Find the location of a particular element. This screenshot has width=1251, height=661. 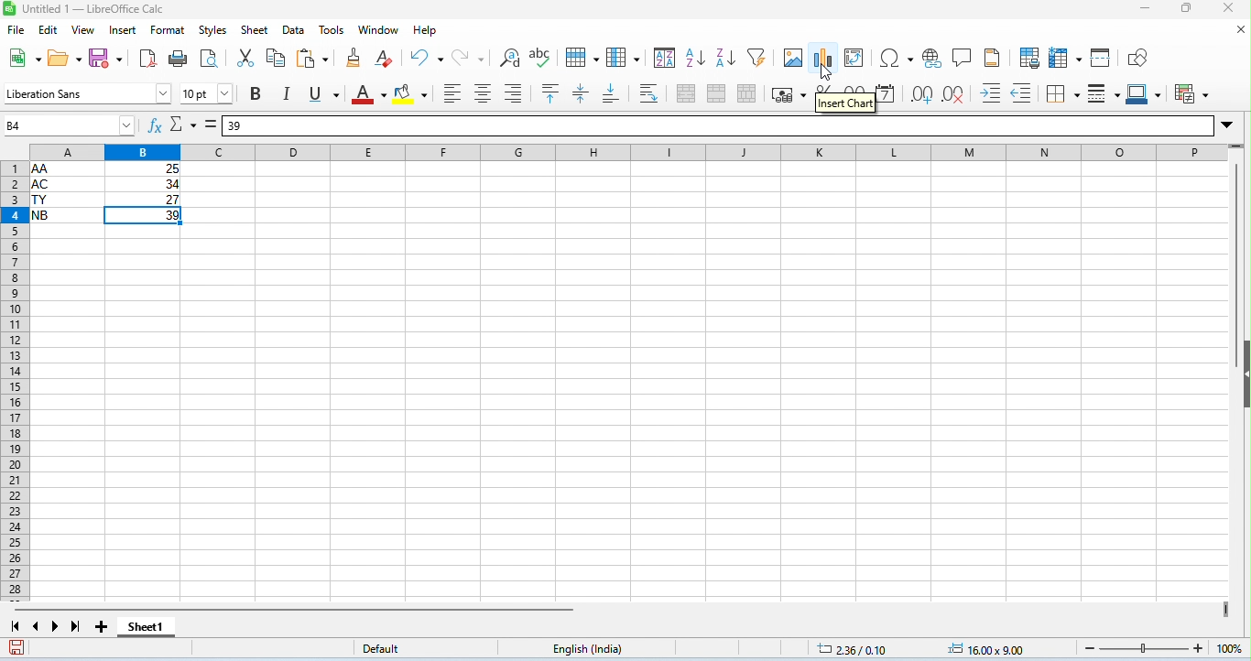

font size is located at coordinates (208, 95).